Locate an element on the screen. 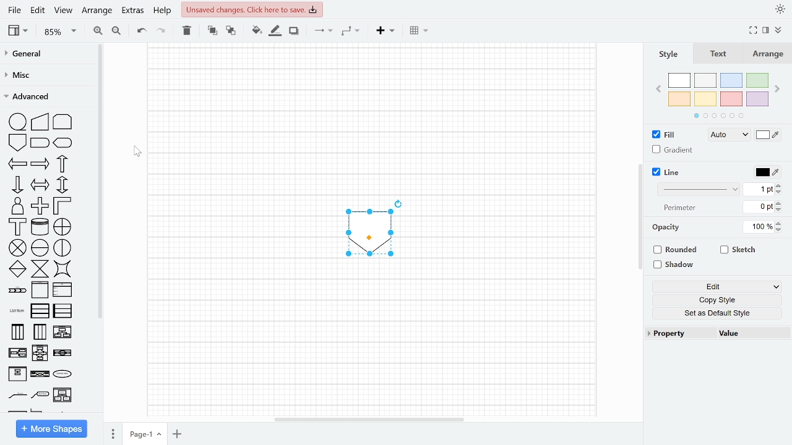 This screenshot has width=792, height=445. Rounded is located at coordinates (674, 250).